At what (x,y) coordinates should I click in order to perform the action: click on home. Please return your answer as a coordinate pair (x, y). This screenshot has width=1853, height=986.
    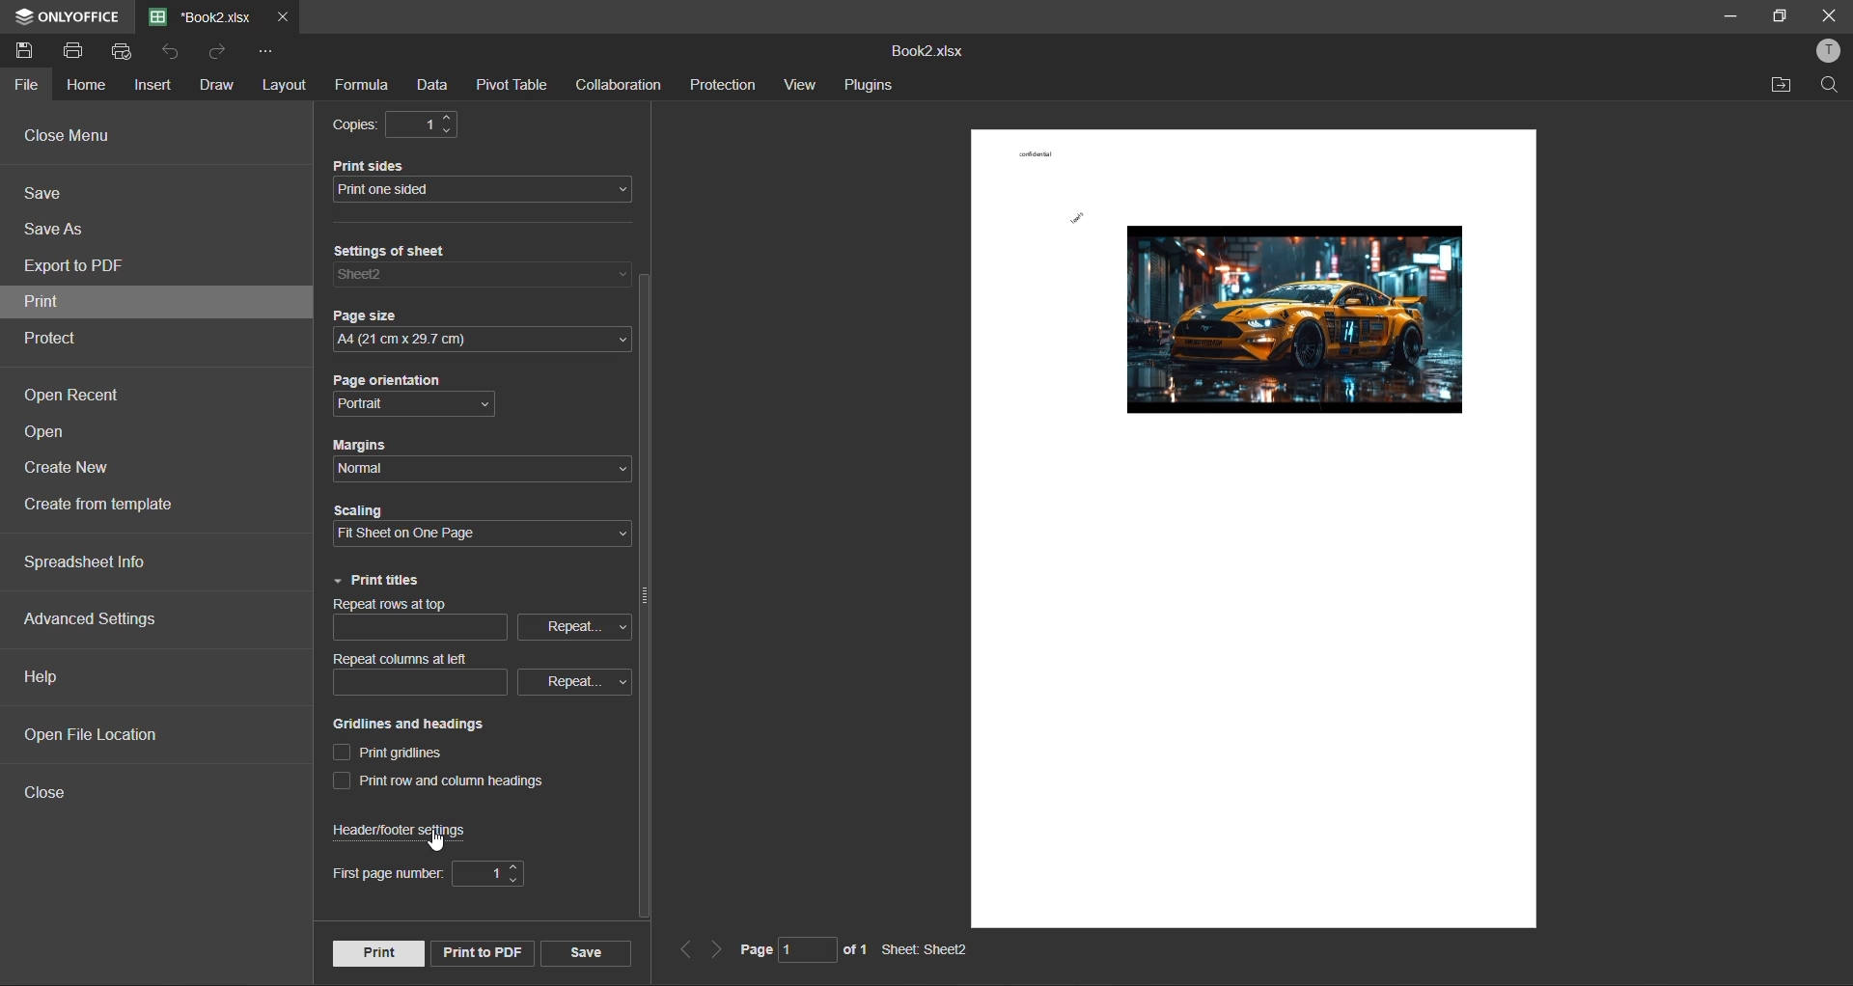
    Looking at the image, I should click on (85, 82).